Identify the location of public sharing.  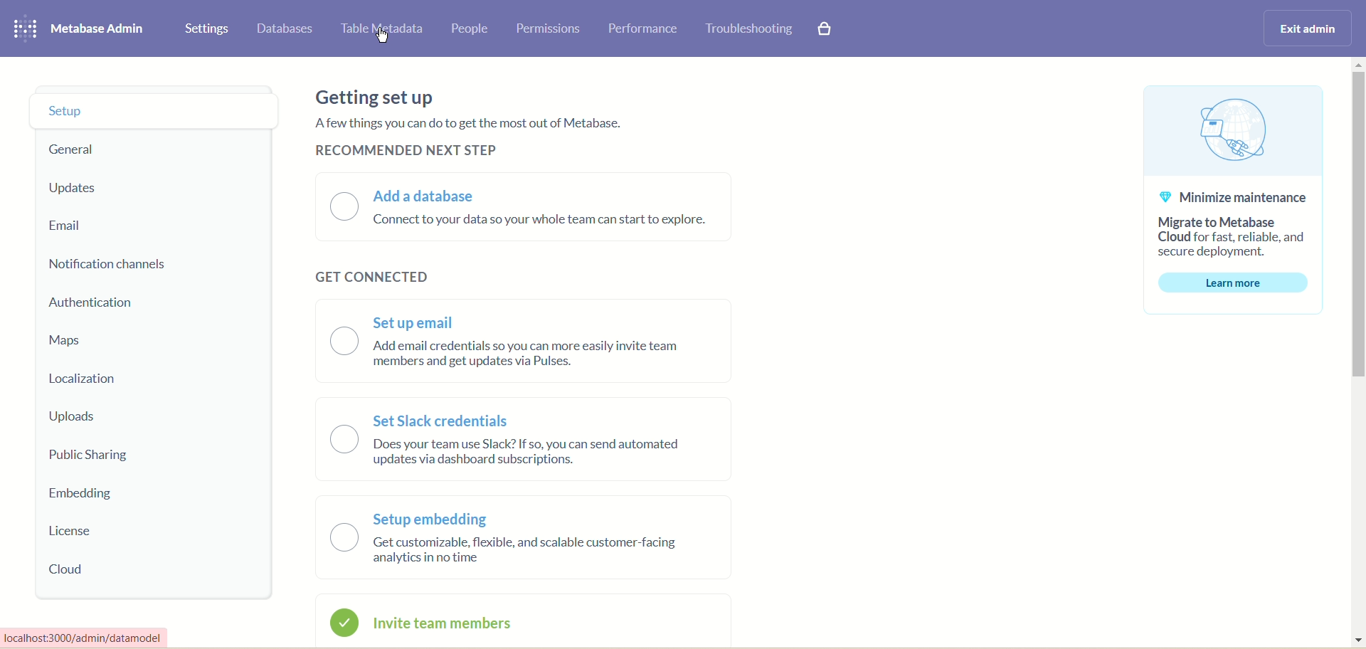
(96, 457).